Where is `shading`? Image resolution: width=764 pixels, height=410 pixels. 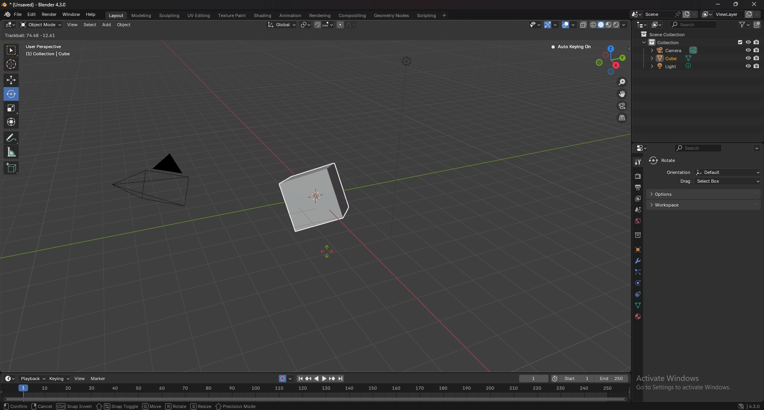 shading is located at coordinates (262, 15).